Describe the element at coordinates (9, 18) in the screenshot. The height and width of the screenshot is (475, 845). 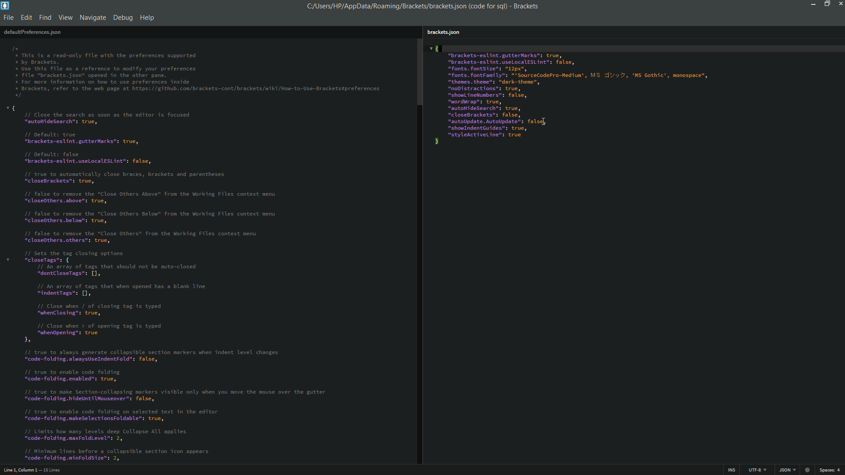
I see `file menu` at that location.